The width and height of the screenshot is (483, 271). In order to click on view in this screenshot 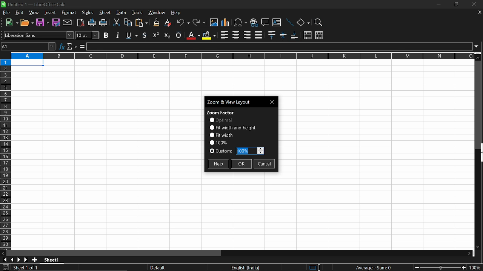, I will do `click(34, 13)`.